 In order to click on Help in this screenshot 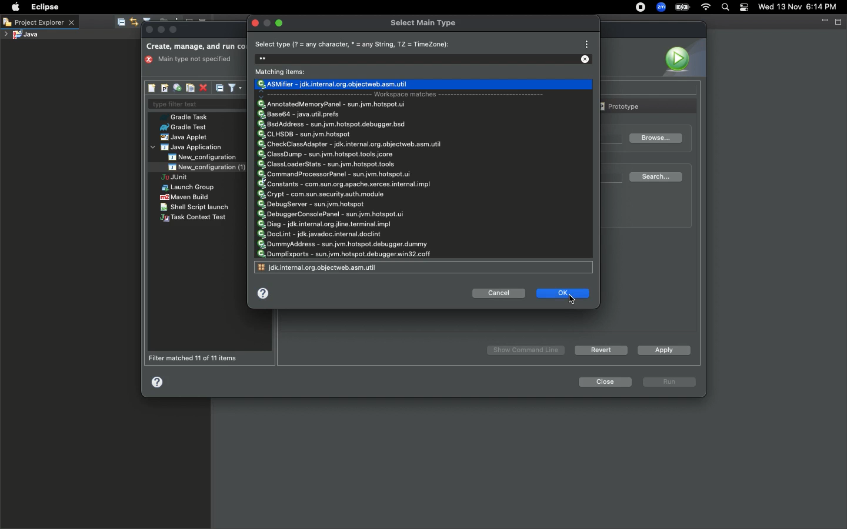, I will do `click(158, 381)`.